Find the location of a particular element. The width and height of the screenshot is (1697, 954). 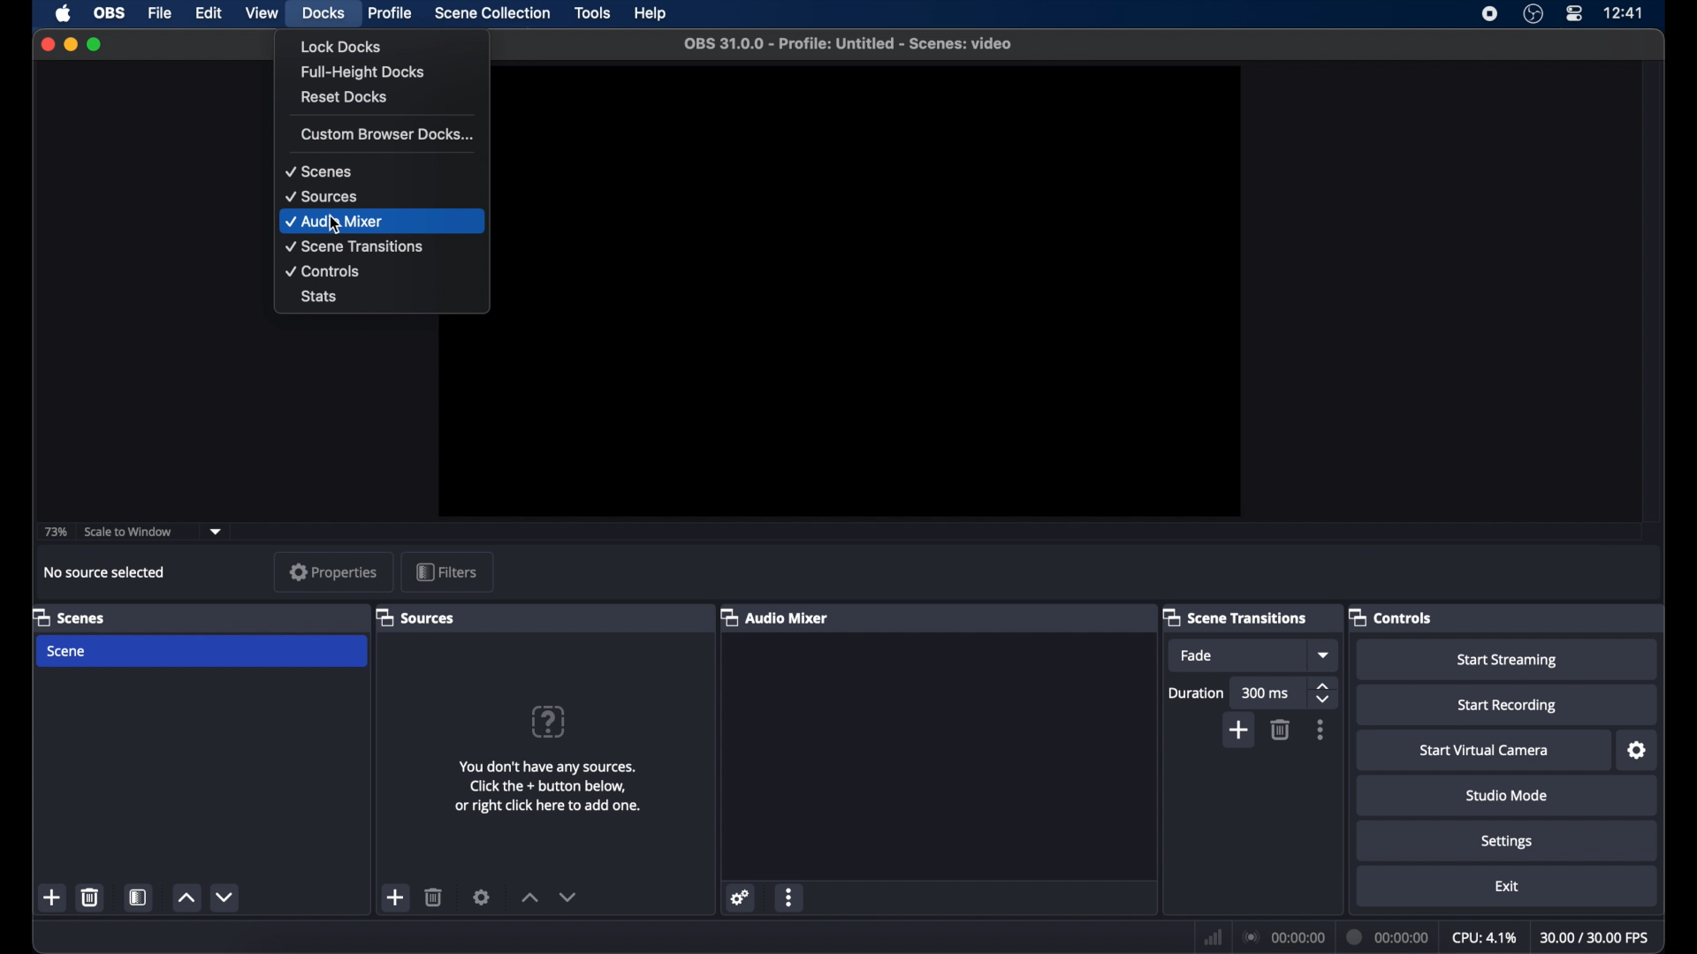

edit is located at coordinates (208, 12).